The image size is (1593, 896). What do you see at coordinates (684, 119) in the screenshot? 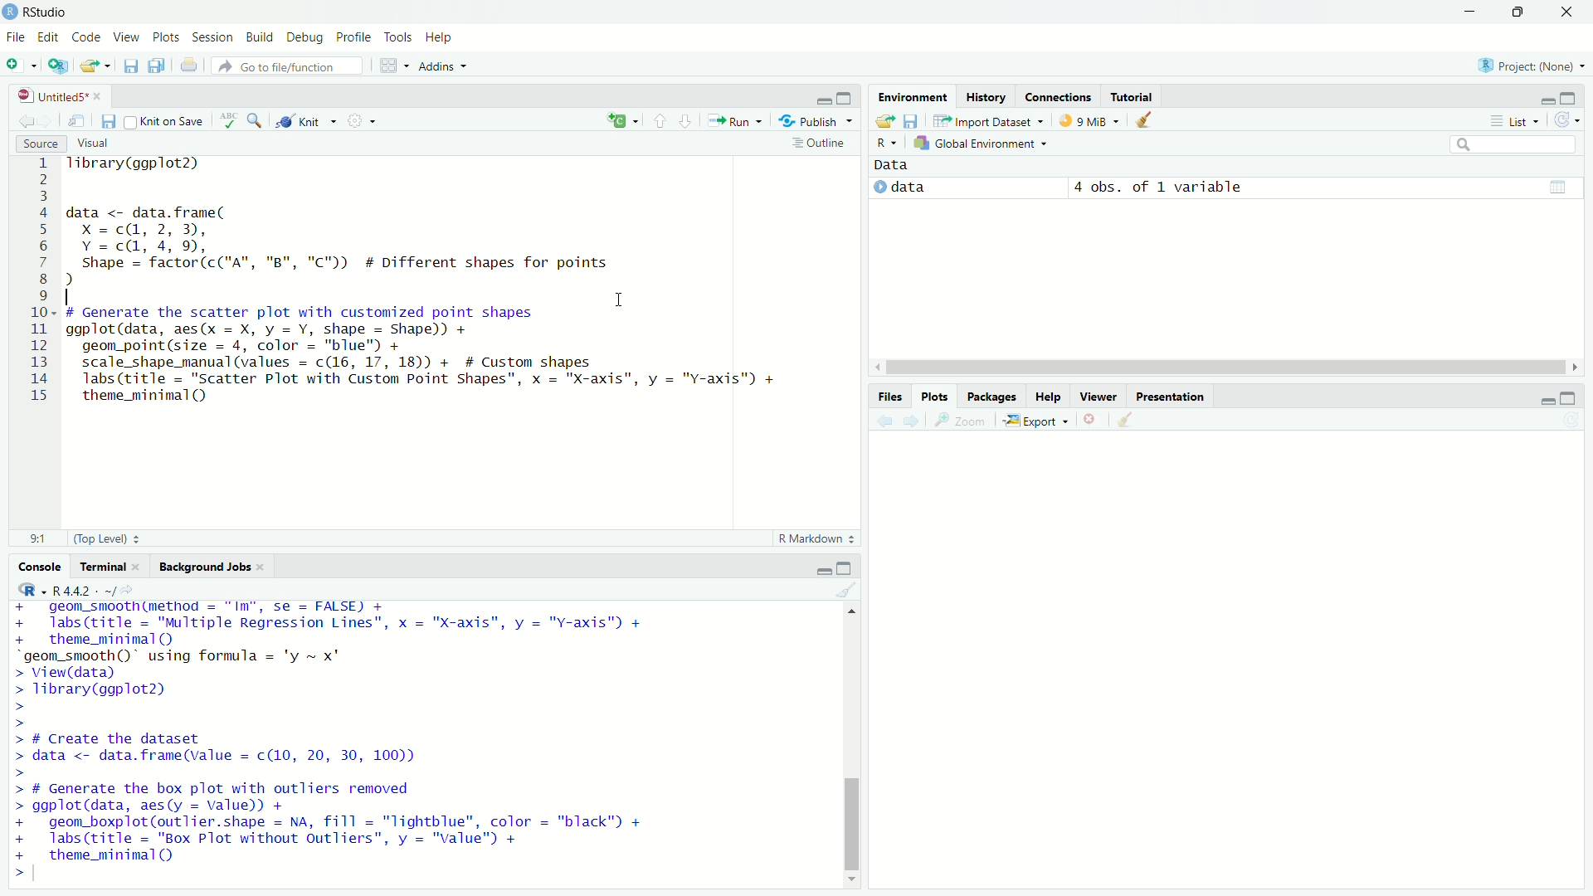
I see `Go to next section/chunk` at bounding box center [684, 119].